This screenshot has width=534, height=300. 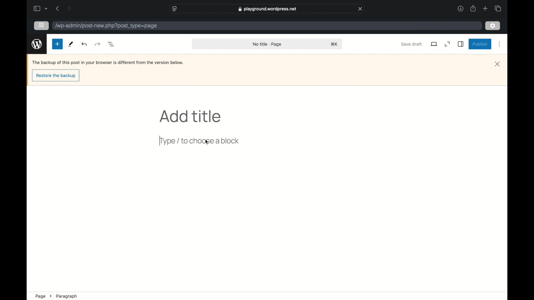 What do you see at coordinates (498, 64) in the screenshot?
I see `close` at bounding box center [498, 64].